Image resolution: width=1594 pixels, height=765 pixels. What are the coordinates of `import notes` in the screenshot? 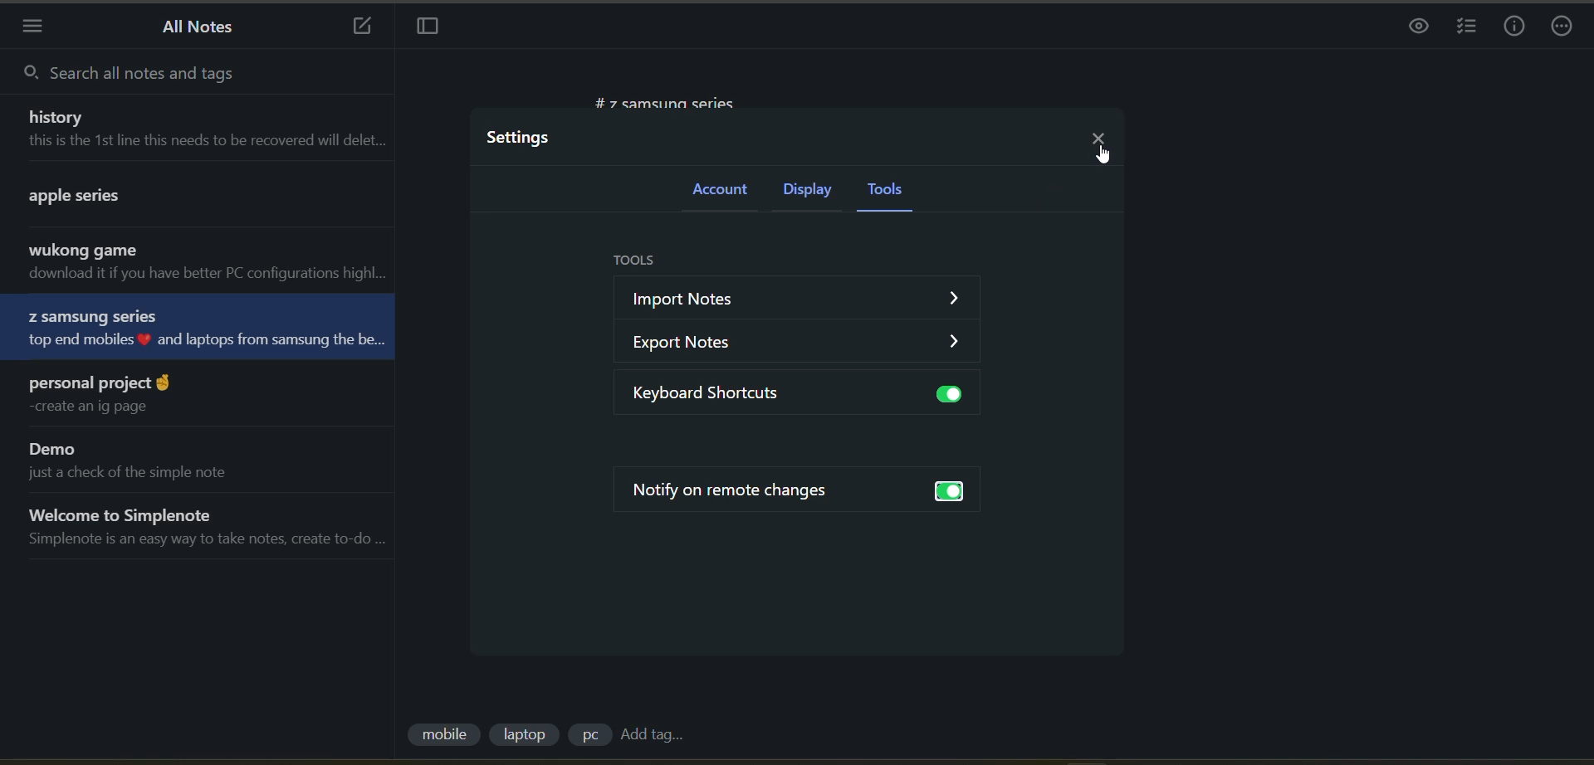 It's located at (792, 299).